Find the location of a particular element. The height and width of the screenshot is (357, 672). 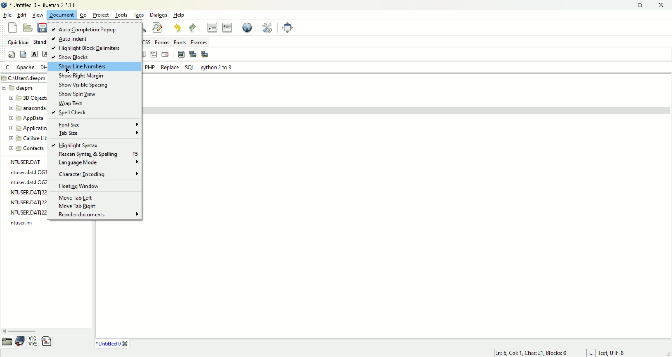

tools is located at coordinates (122, 14).